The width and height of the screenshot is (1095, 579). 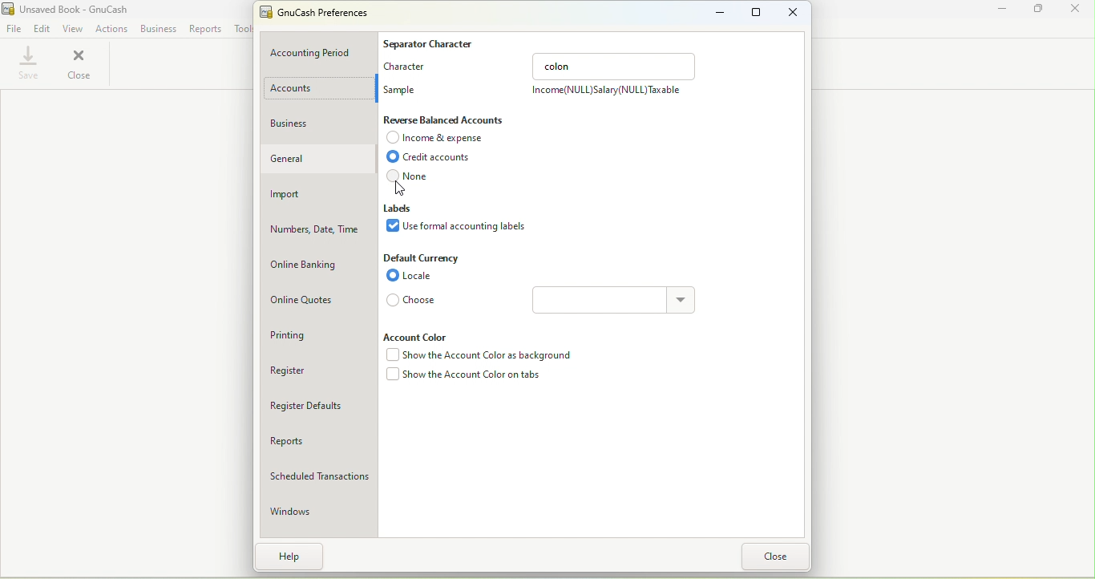 What do you see at coordinates (318, 160) in the screenshot?
I see `General` at bounding box center [318, 160].